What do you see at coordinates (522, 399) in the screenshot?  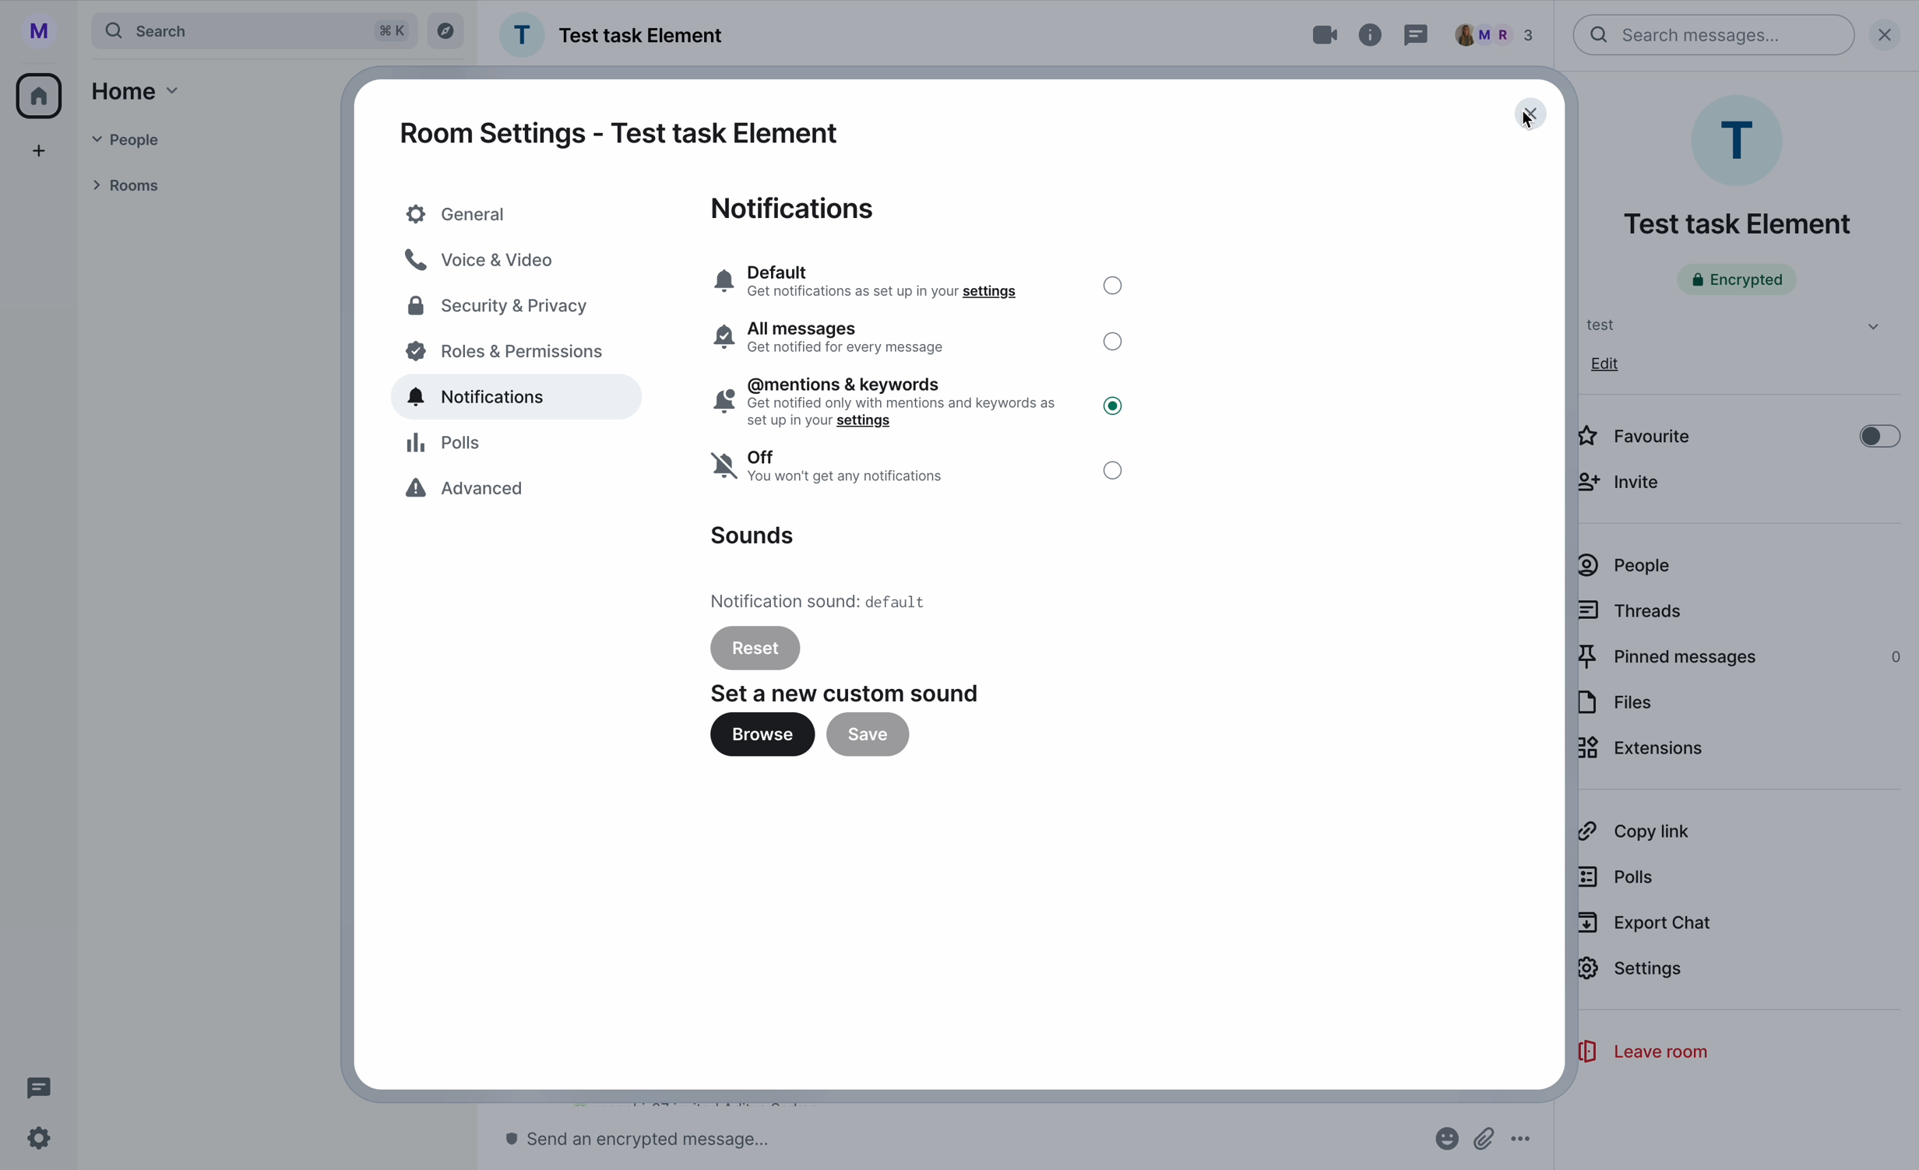 I see `click on notifications` at bounding box center [522, 399].